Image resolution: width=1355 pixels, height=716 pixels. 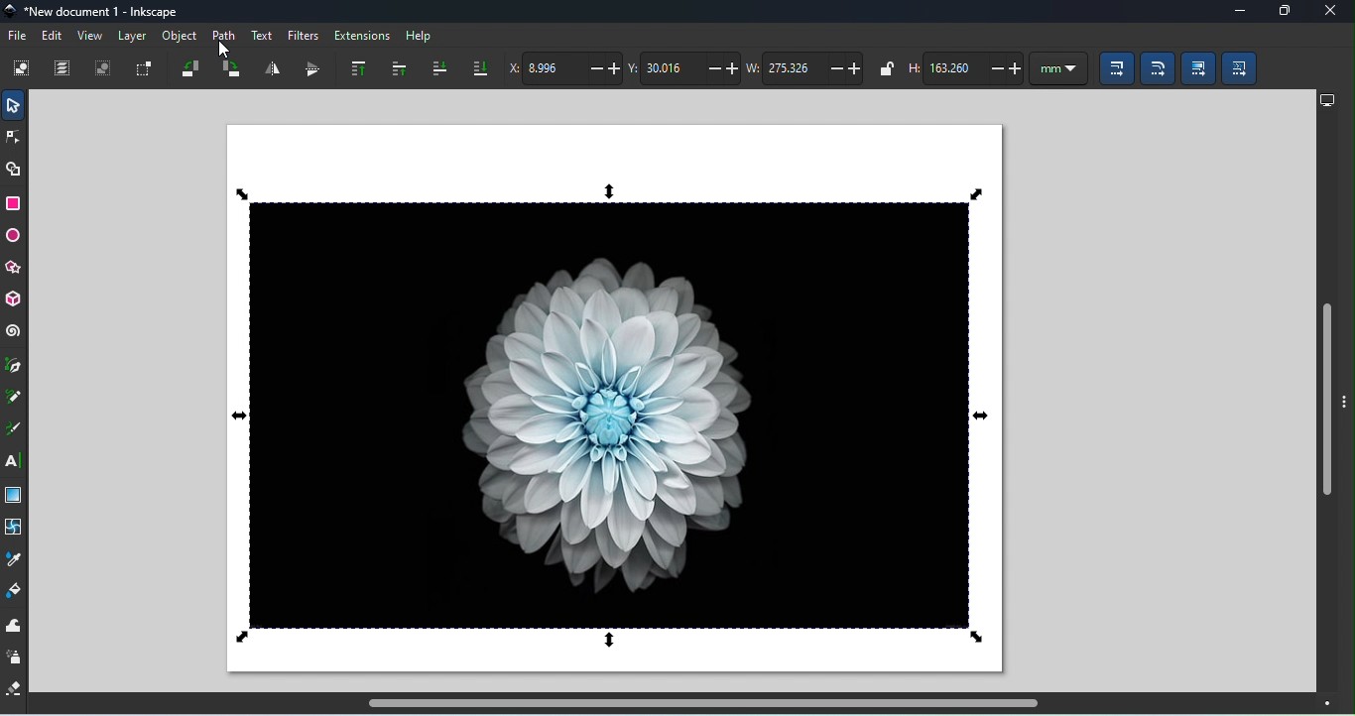 I want to click on Minimize, so click(x=1234, y=13).